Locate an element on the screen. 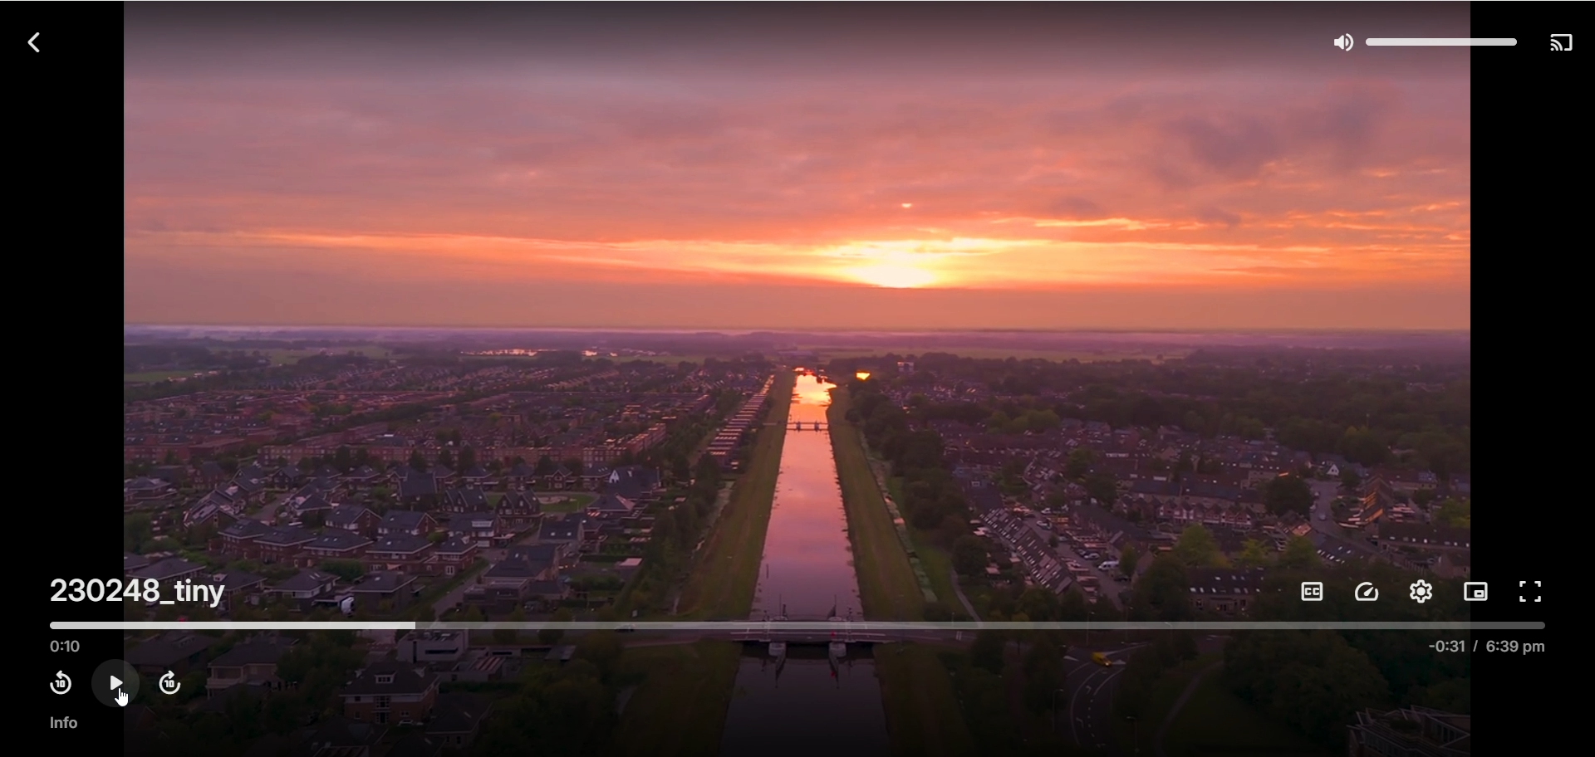  picture in picture is located at coordinates (1476, 592).